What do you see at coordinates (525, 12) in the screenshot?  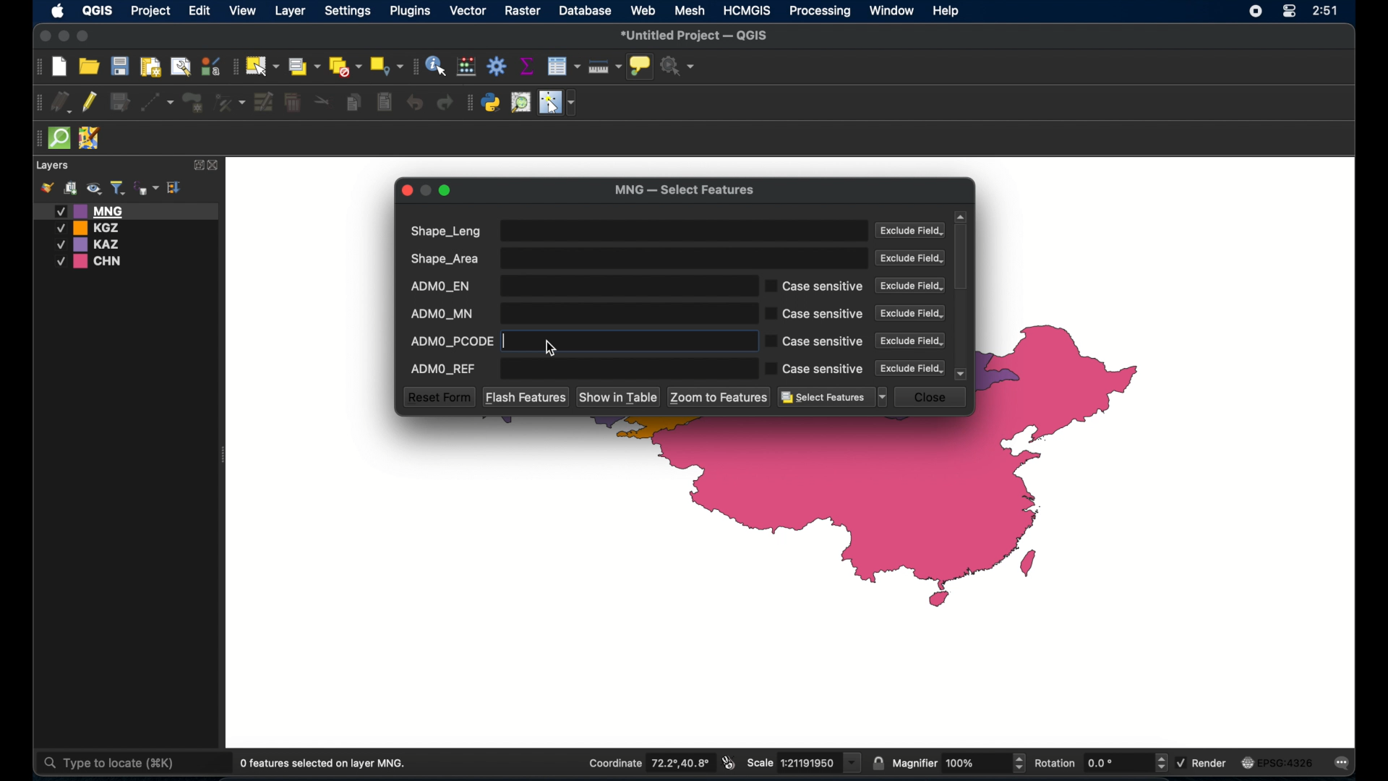 I see `raster` at bounding box center [525, 12].